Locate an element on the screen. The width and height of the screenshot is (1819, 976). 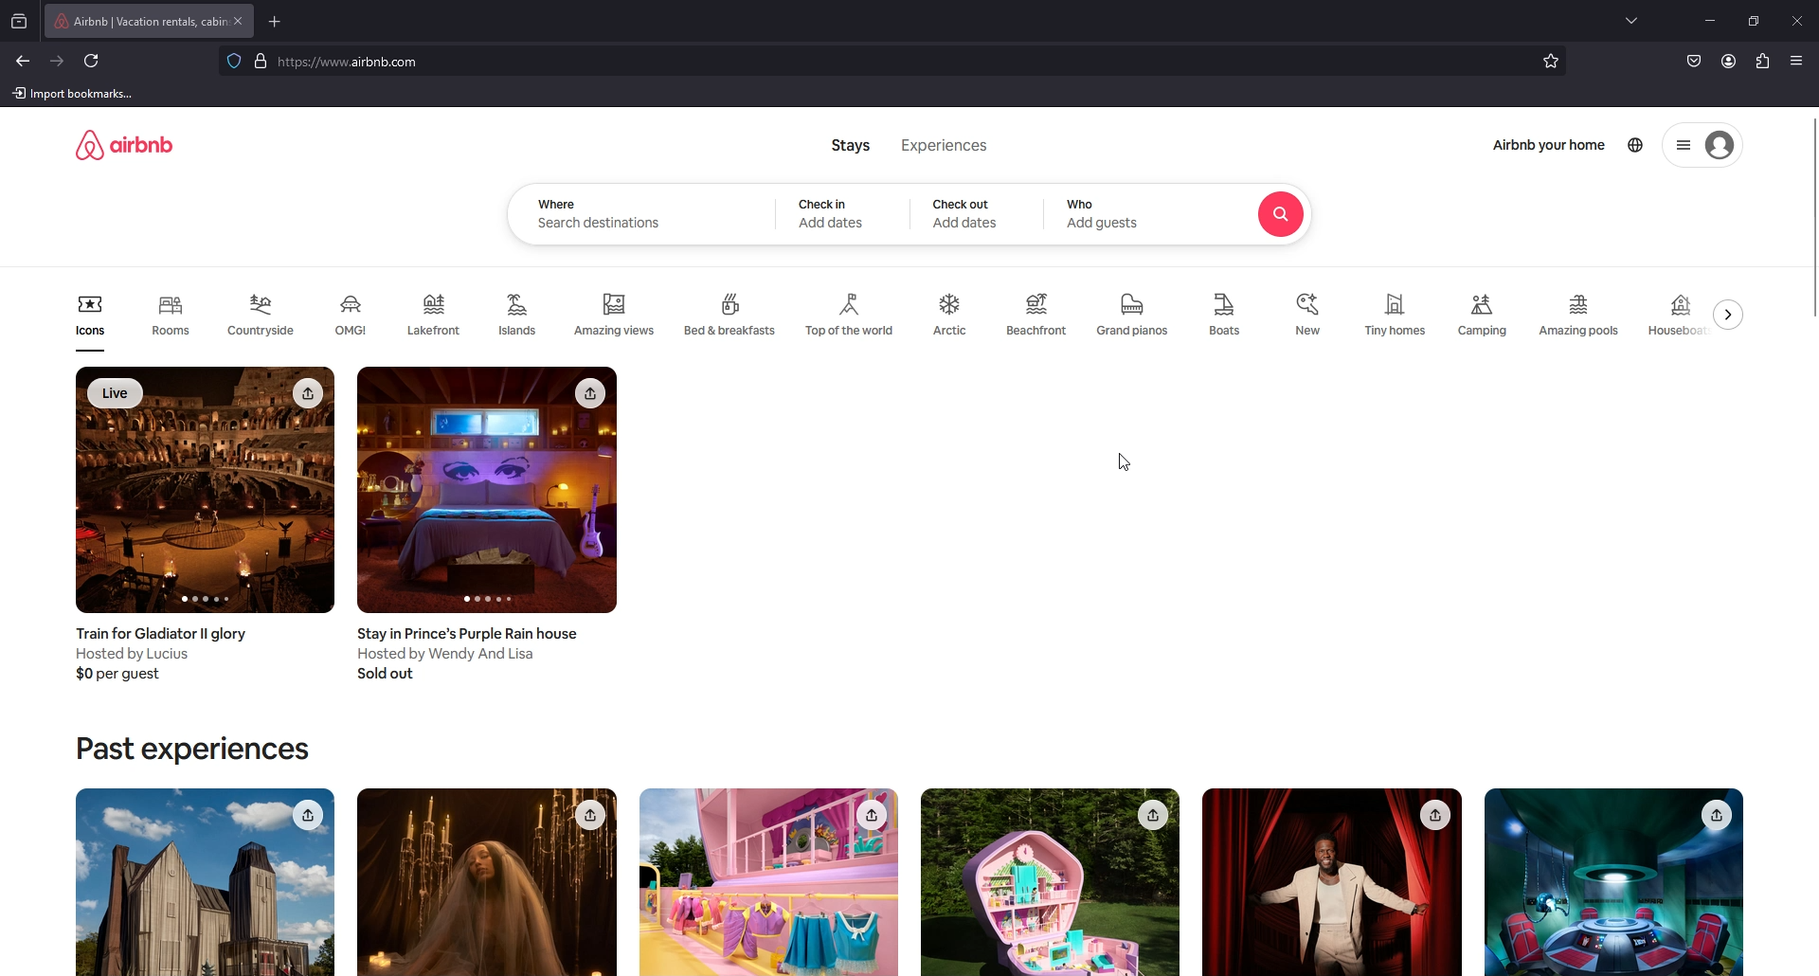
Beachfront is located at coordinates (1037, 316).